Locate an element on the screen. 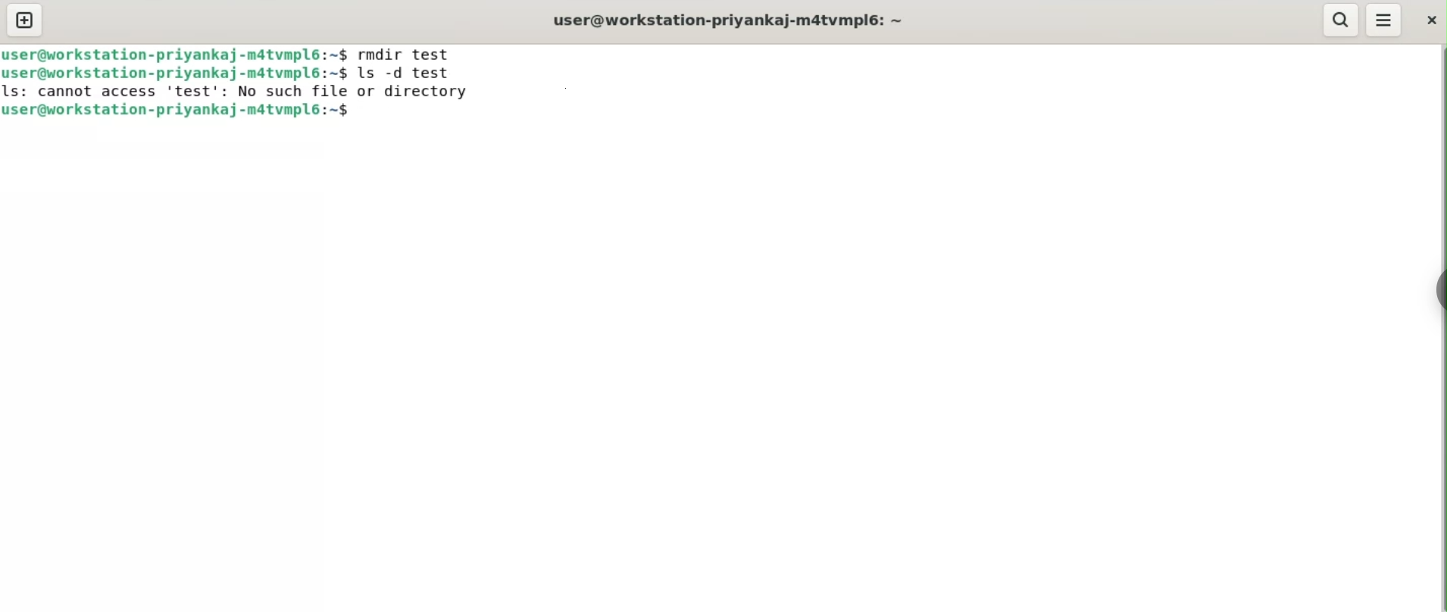 The image size is (1447, 612). user@workstation-priyankaj-m4tvmpl6: ~ is located at coordinates (736, 20).